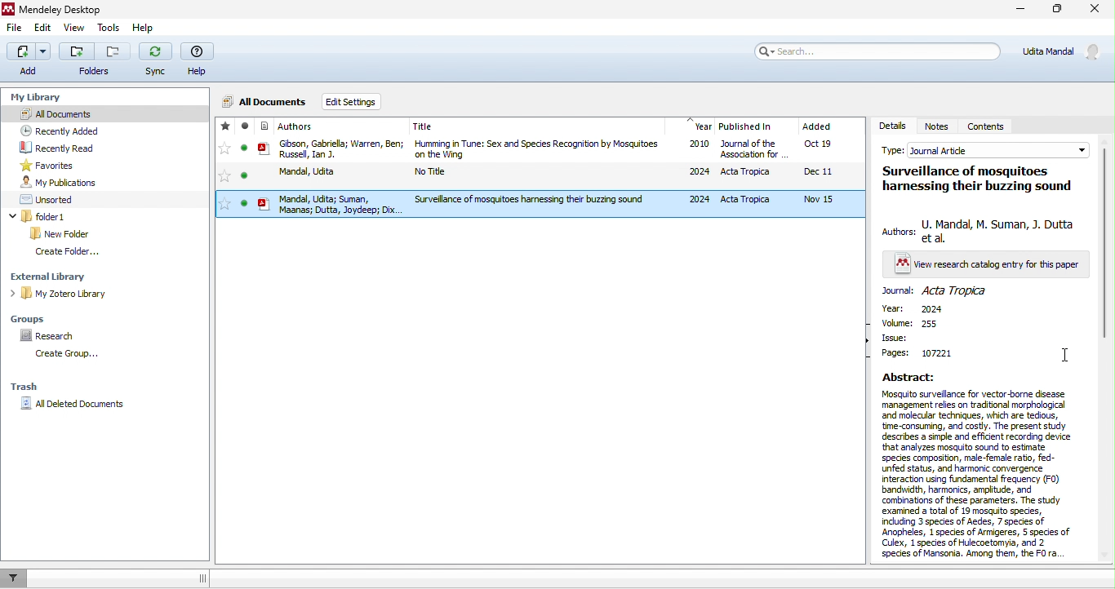 This screenshot has height=589, width=1115. Describe the element at coordinates (918, 323) in the screenshot. I see `volume:255` at that location.